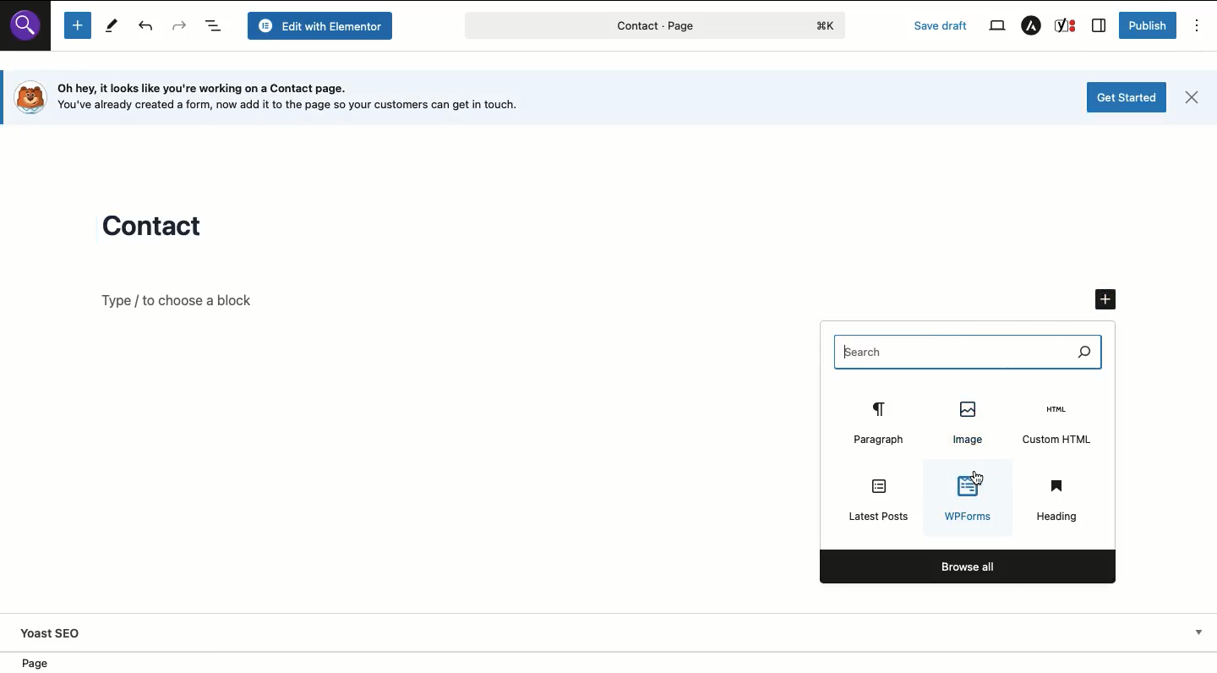  I want to click on Save draft, so click(942, 26).